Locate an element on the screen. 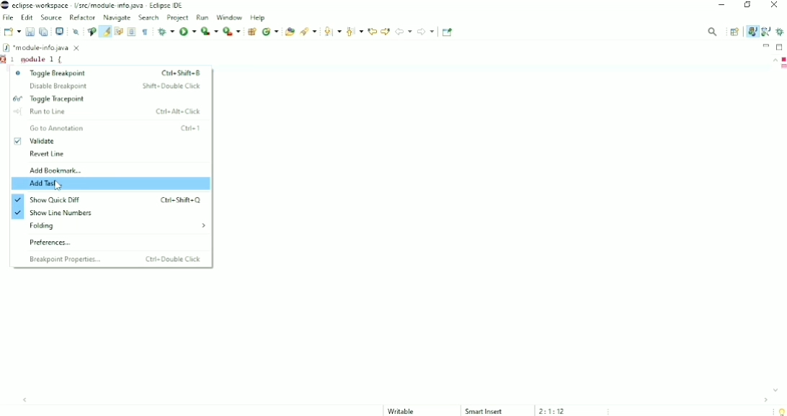 The image size is (787, 416). Maximize is located at coordinates (781, 46).